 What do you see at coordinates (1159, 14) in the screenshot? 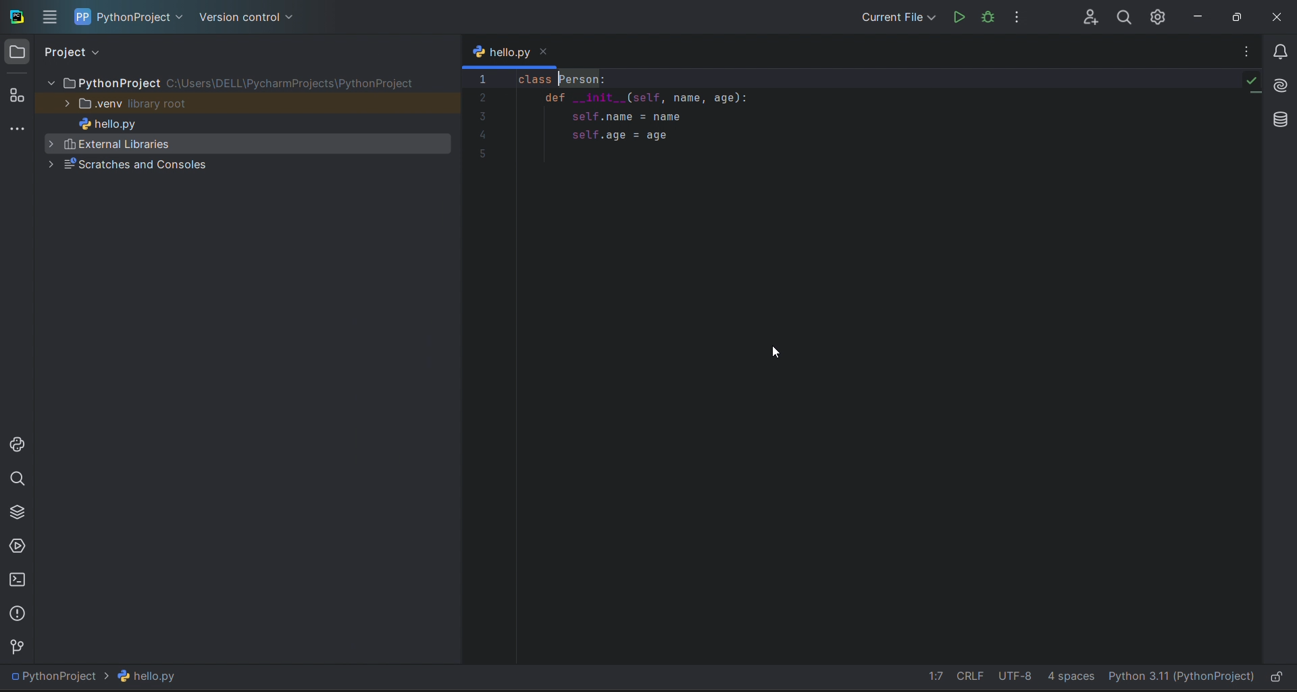
I see `settings` at bounding box center [1159, 14].